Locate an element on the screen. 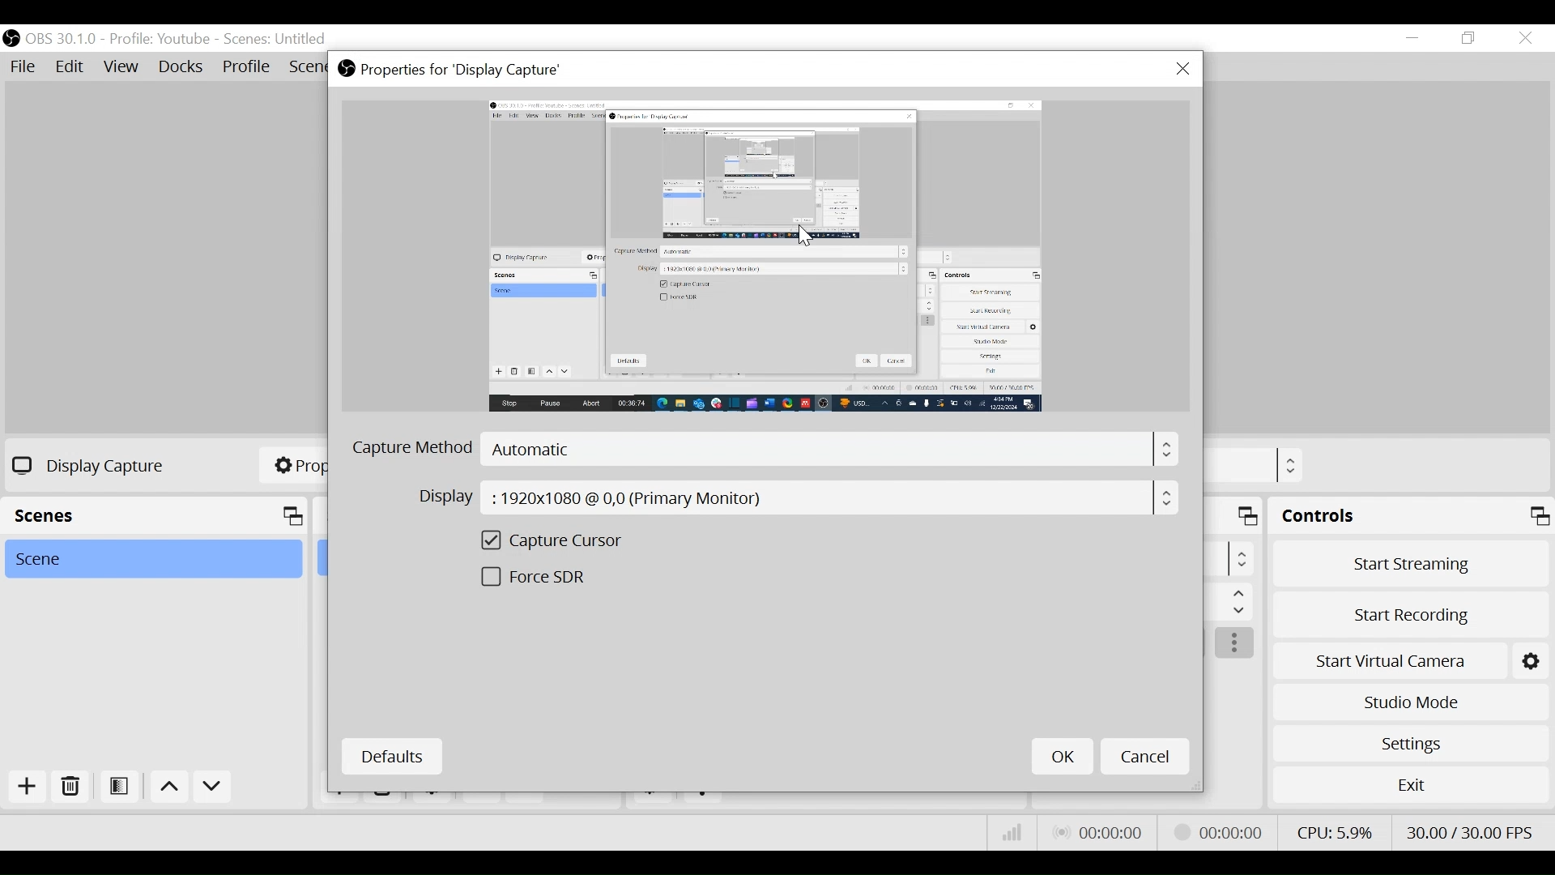 This screenshot has width=1555, height=875. Cursor is located at coordinates (804, 237).